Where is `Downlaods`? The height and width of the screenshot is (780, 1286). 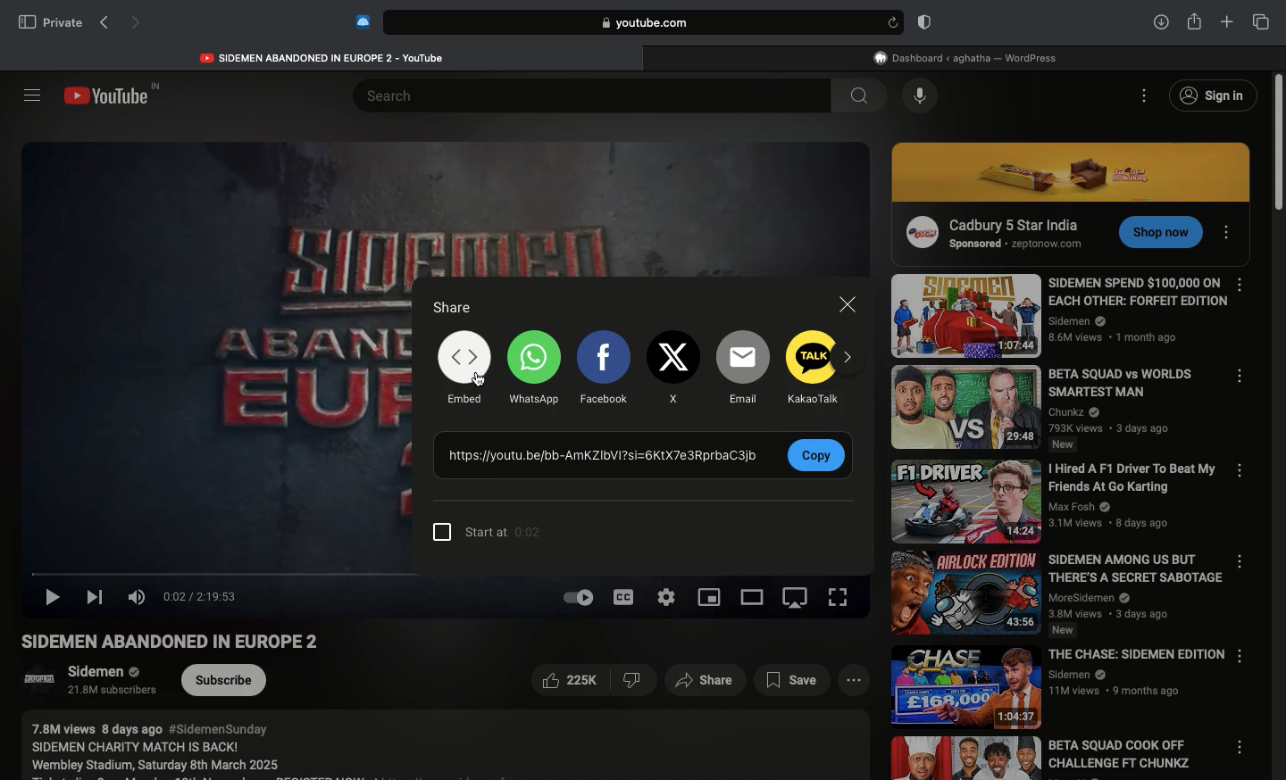 Downlaods is located at coordinates (1158, 23).